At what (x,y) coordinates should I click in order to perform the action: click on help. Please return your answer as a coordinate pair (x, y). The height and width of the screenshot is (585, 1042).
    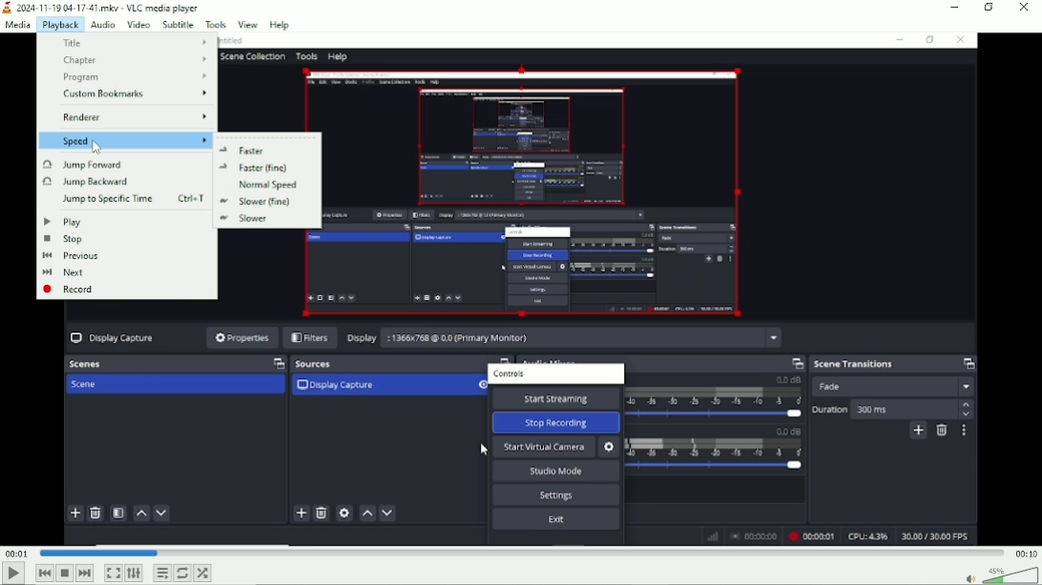
    Looking at the image, I should click on (280, 25).